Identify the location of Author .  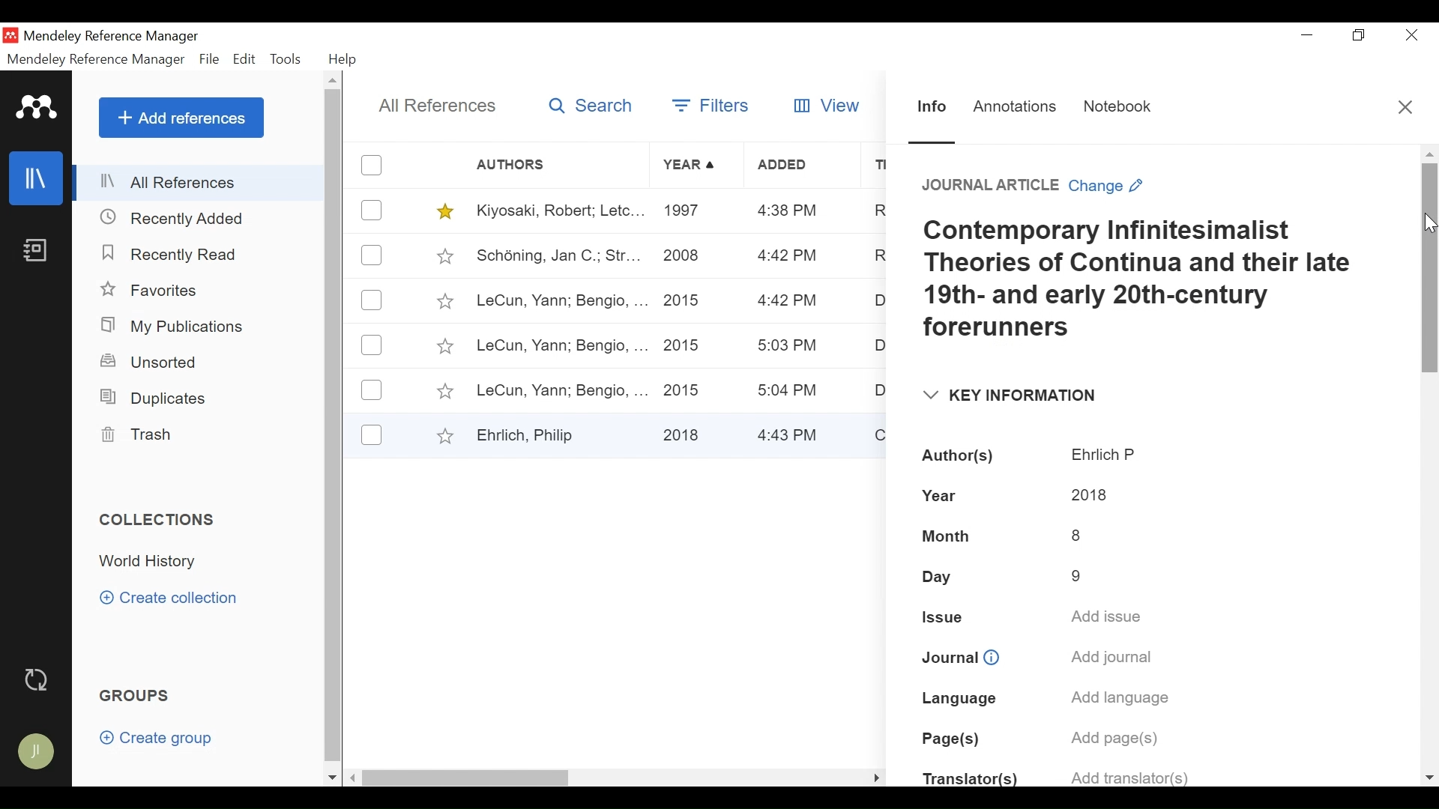
(561, 165).